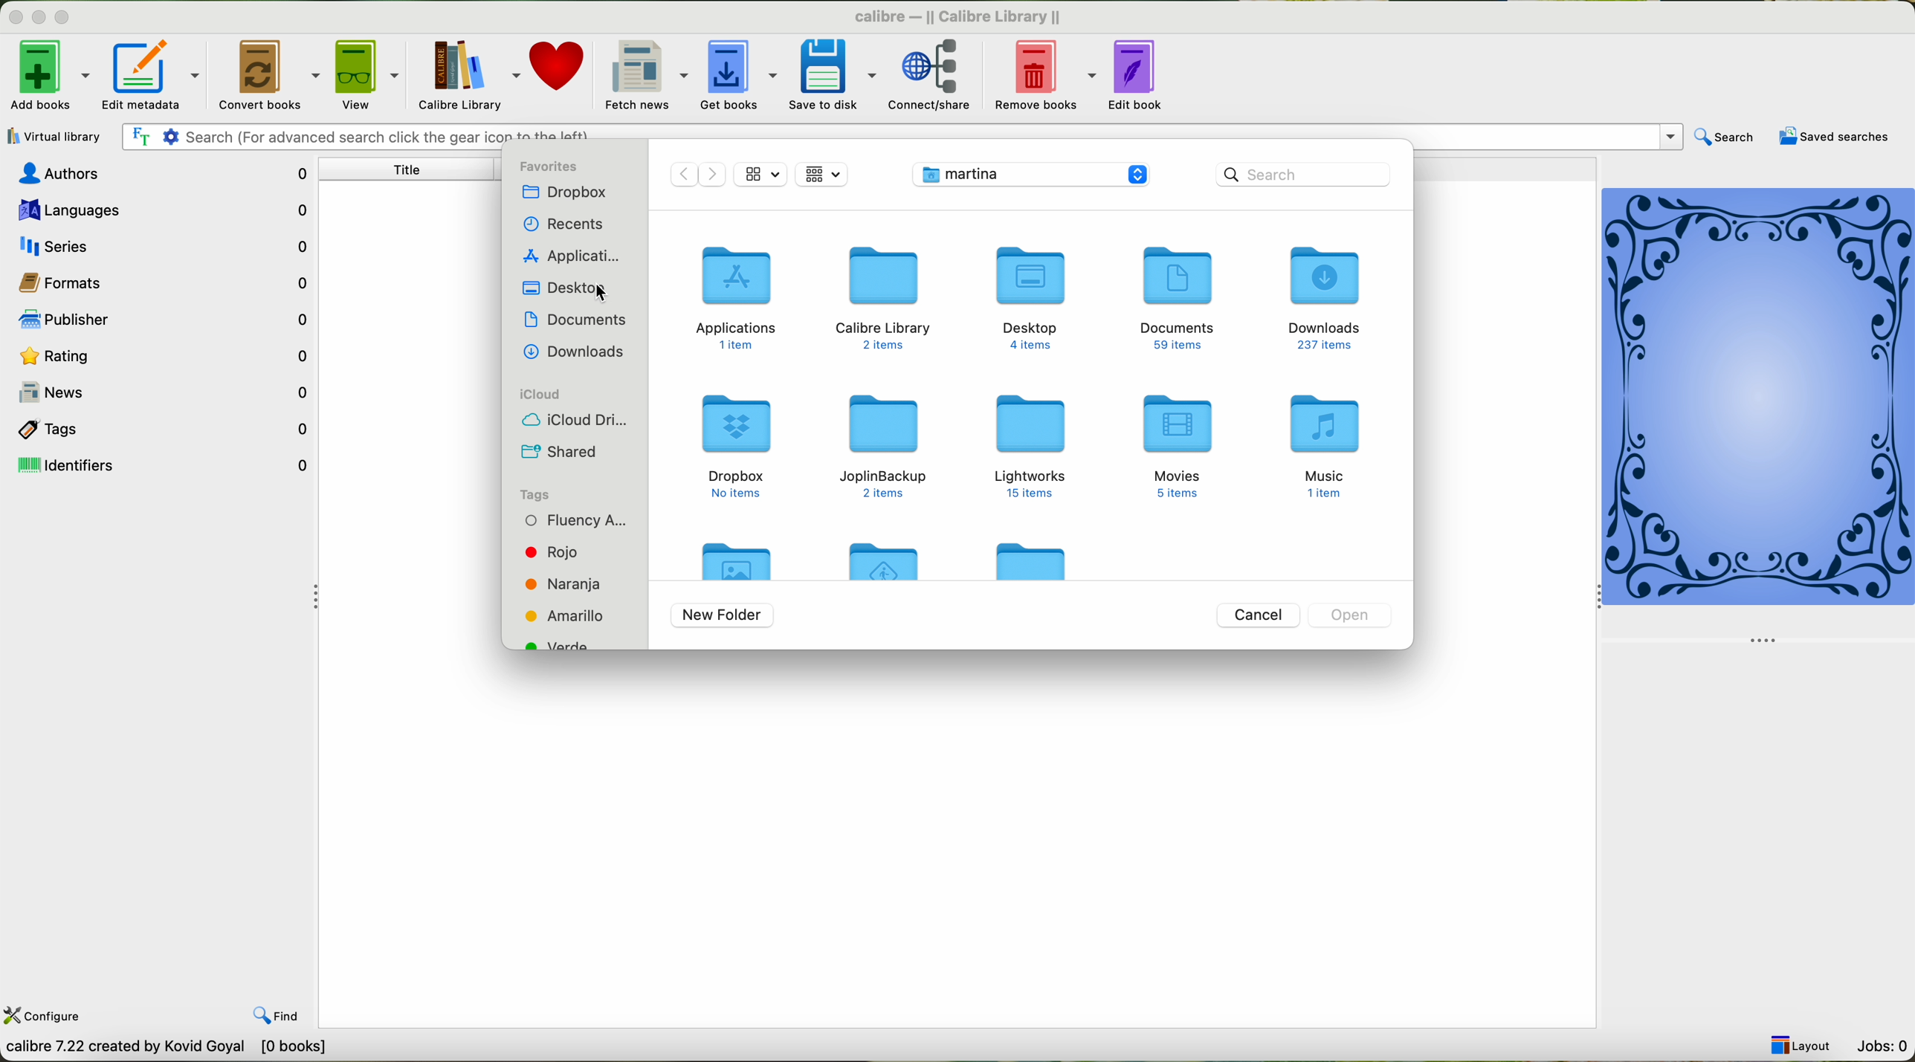  What do you see at coordinates (569, 643) in the screenshot?
I see `green tag` at bounding box center [569, 643].